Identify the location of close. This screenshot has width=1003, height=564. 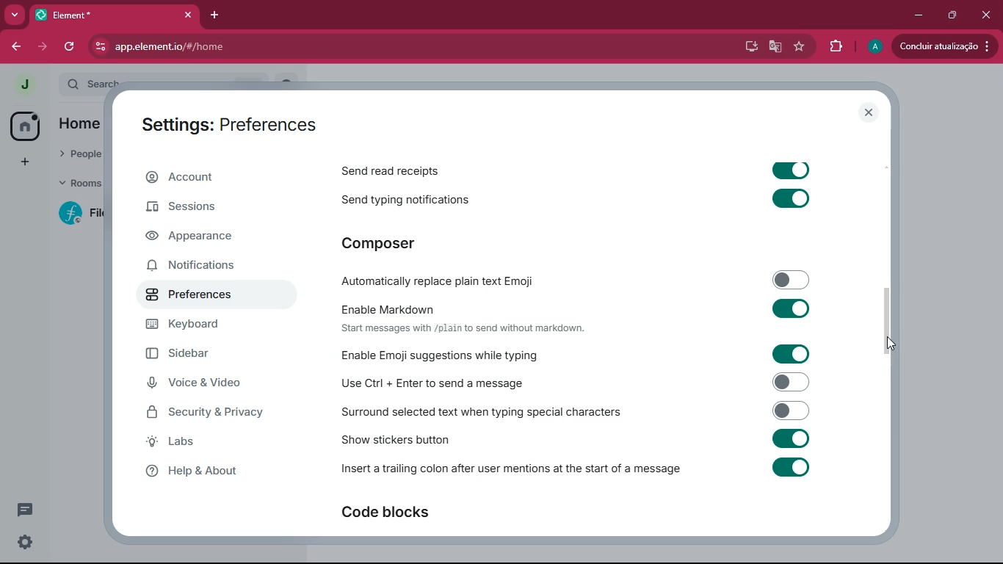
(988, 15).